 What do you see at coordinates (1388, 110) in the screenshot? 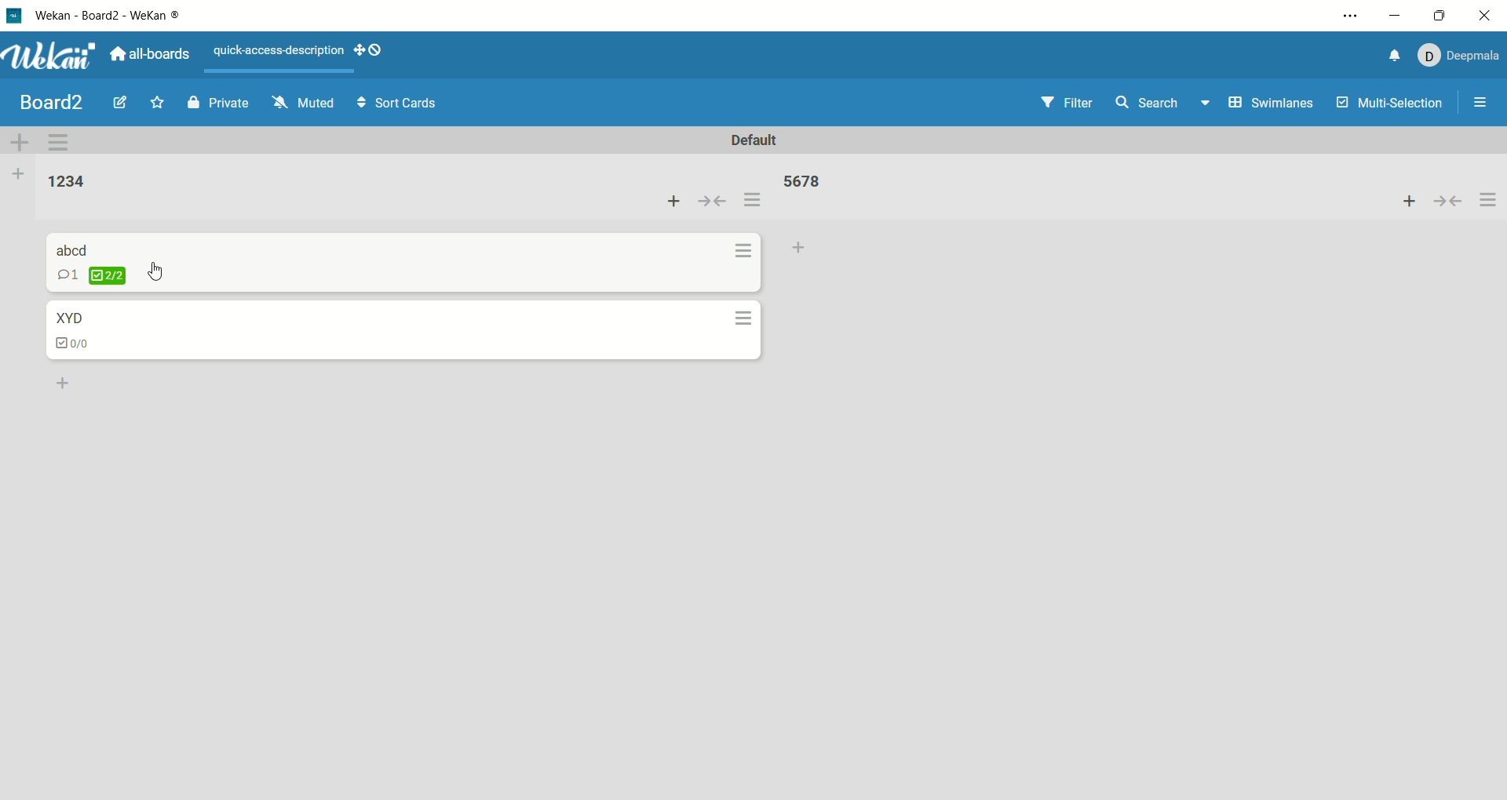
I see `multi-selection` at bounding box center [1388, 110].